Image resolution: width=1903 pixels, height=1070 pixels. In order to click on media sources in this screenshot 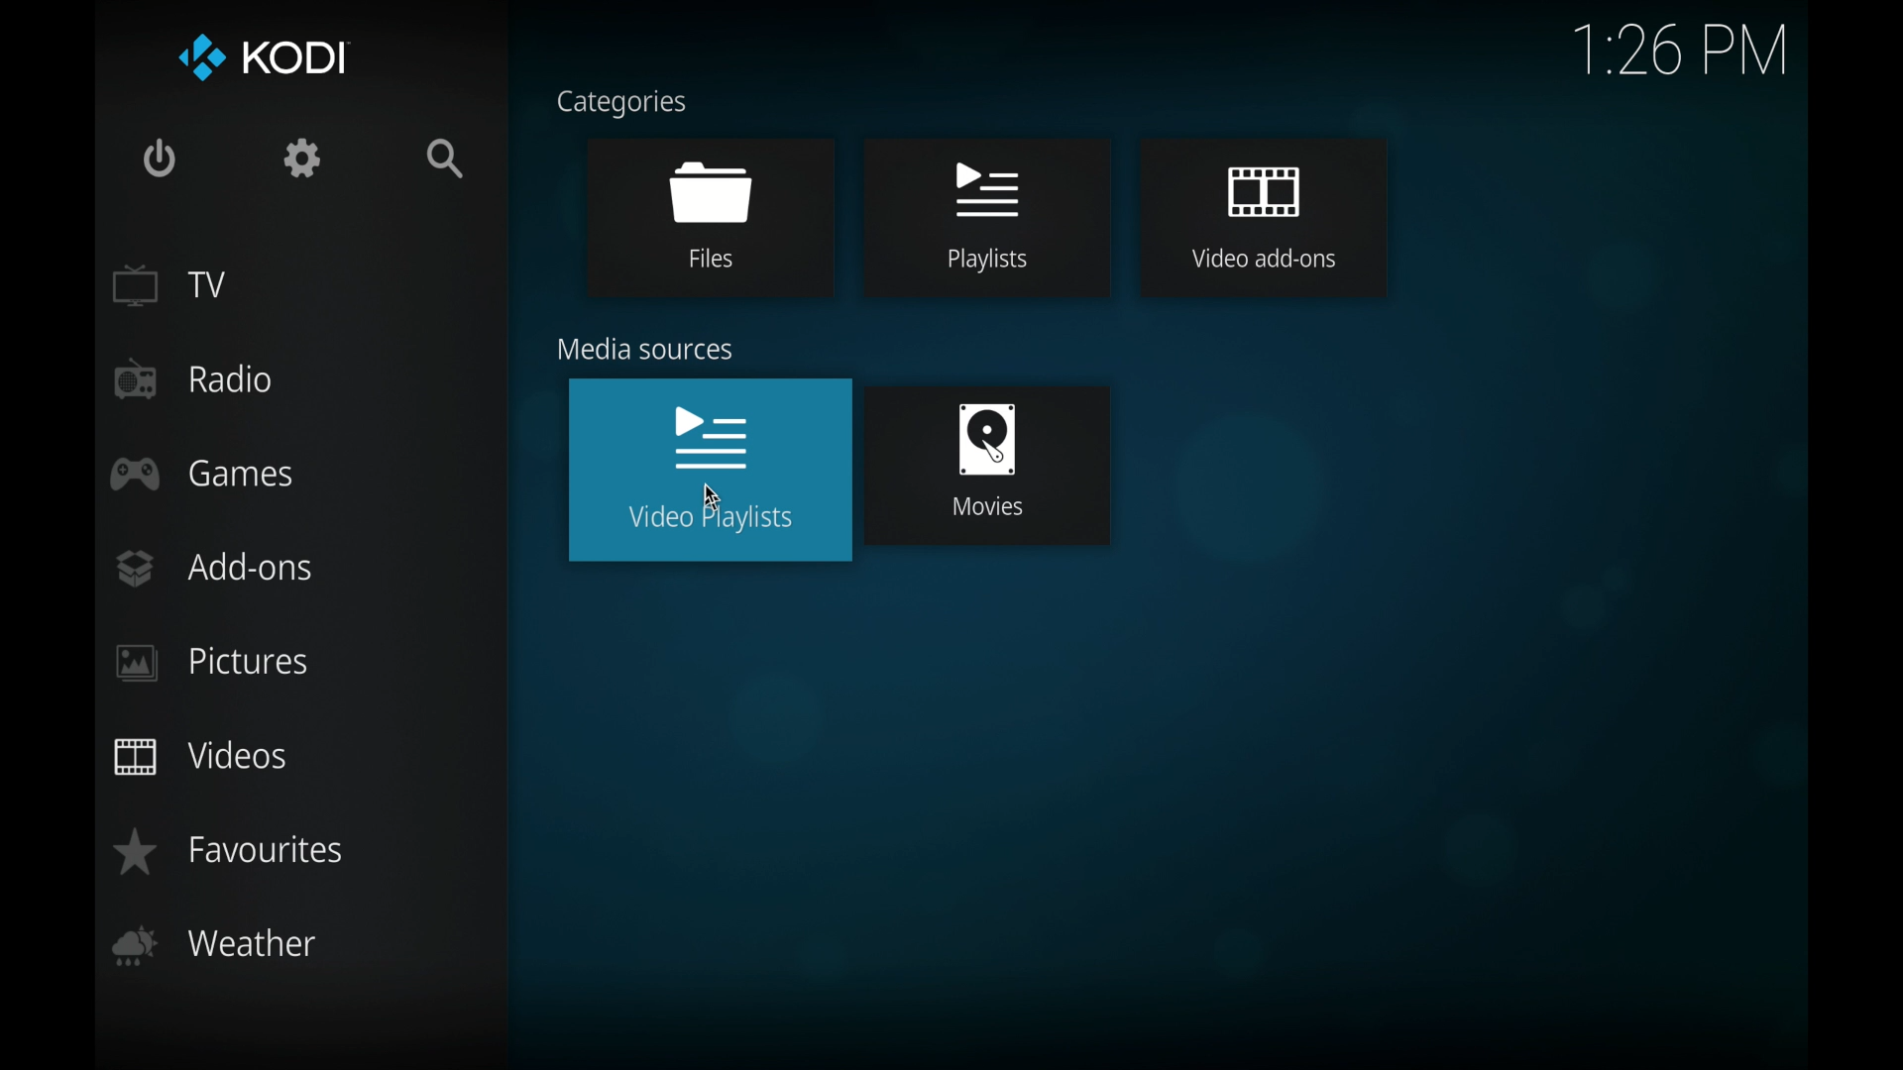, I will do `click(646, 350)`.